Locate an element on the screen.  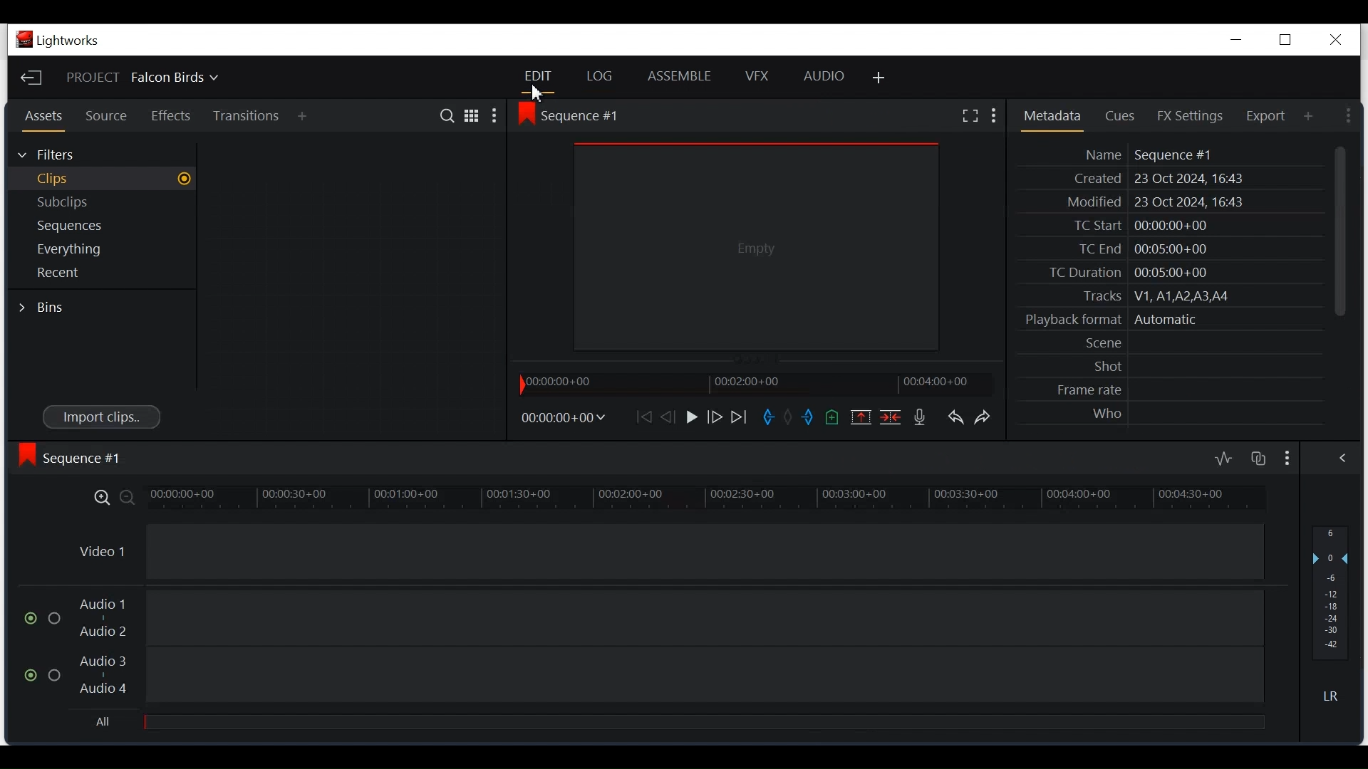
Cues is located at coordinates (1119, 117).